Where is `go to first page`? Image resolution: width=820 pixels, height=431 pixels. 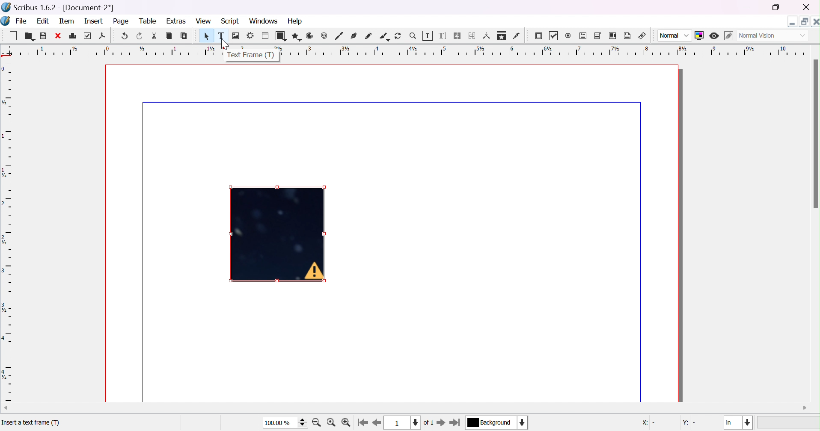
go to first page is located at coordinates (363, 422).